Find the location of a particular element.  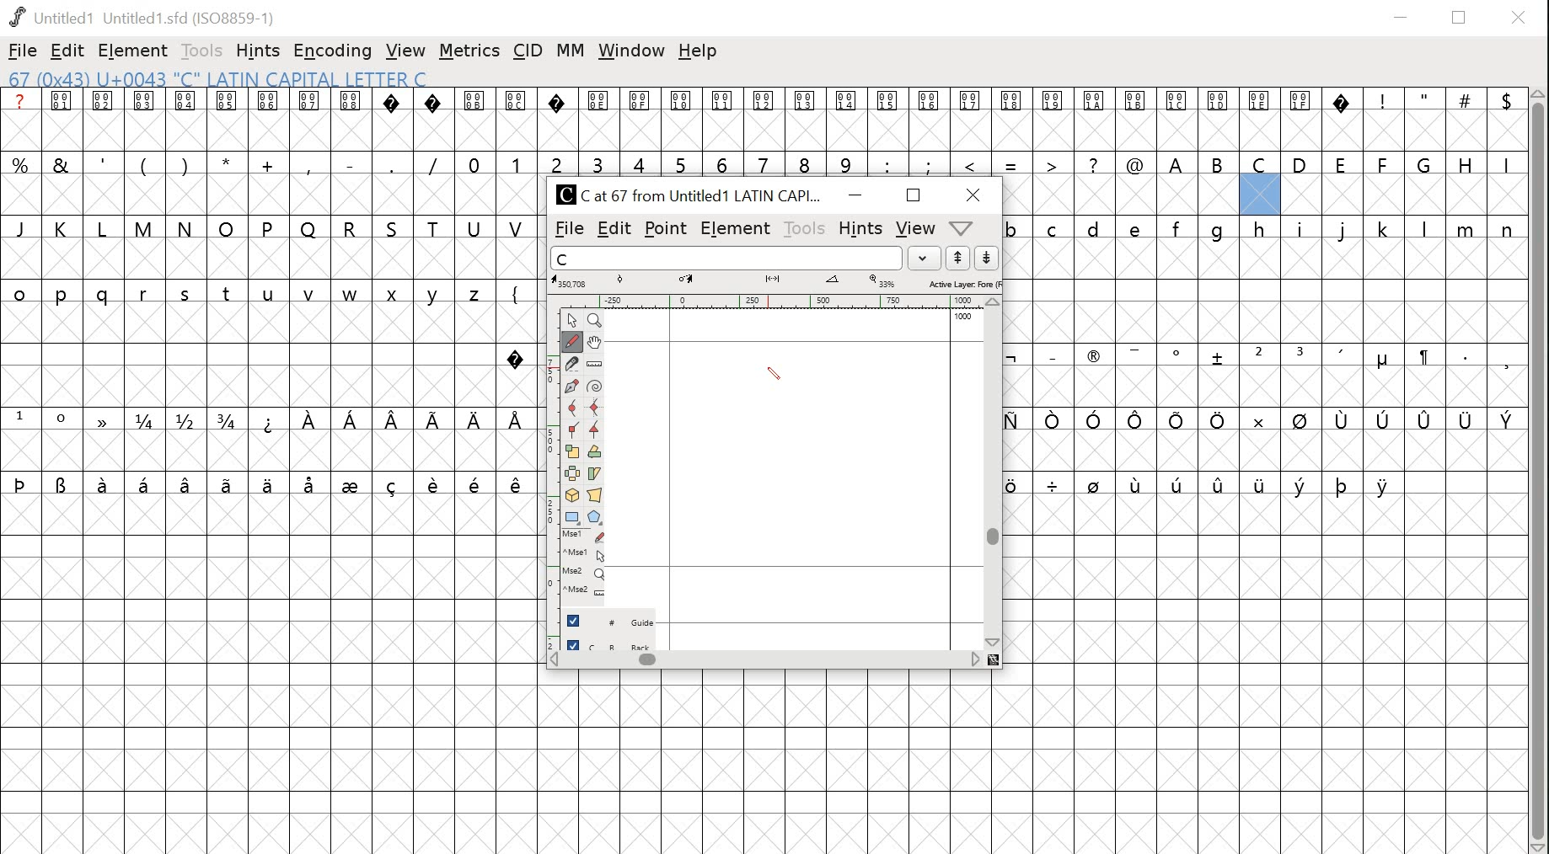

scale is located at coordinates (575, 451).